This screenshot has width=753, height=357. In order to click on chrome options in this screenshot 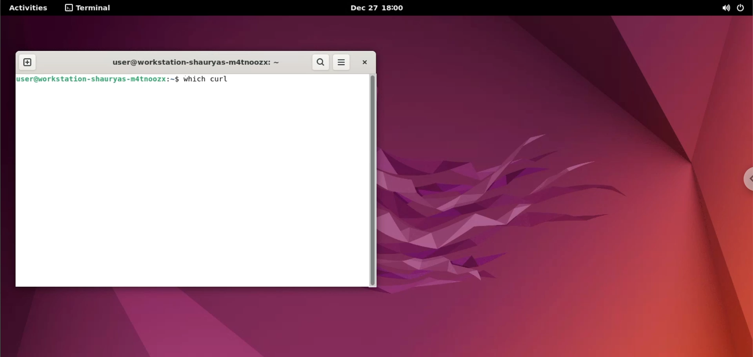, I will do `click(746, 180)`.